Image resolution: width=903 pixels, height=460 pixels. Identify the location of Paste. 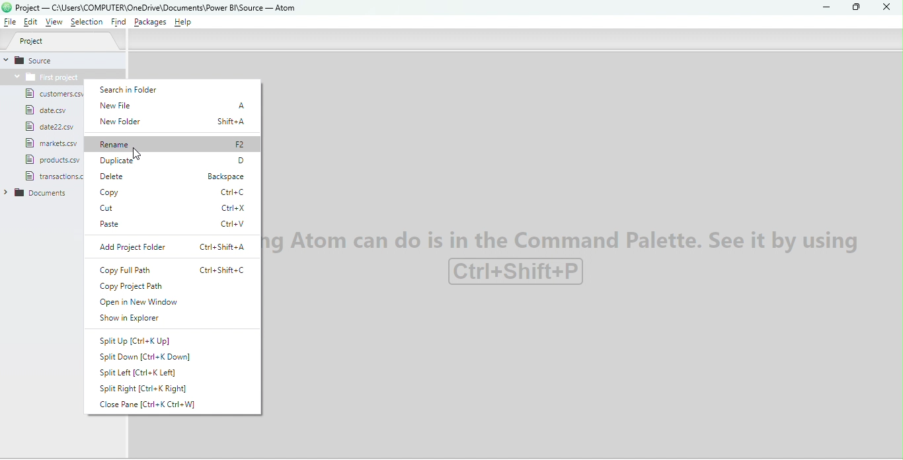
(179, 225).